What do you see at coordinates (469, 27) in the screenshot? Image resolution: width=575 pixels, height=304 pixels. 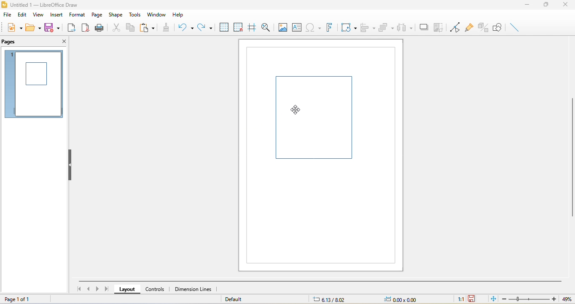 I see `glue point function` at bounding box center [469, 27].